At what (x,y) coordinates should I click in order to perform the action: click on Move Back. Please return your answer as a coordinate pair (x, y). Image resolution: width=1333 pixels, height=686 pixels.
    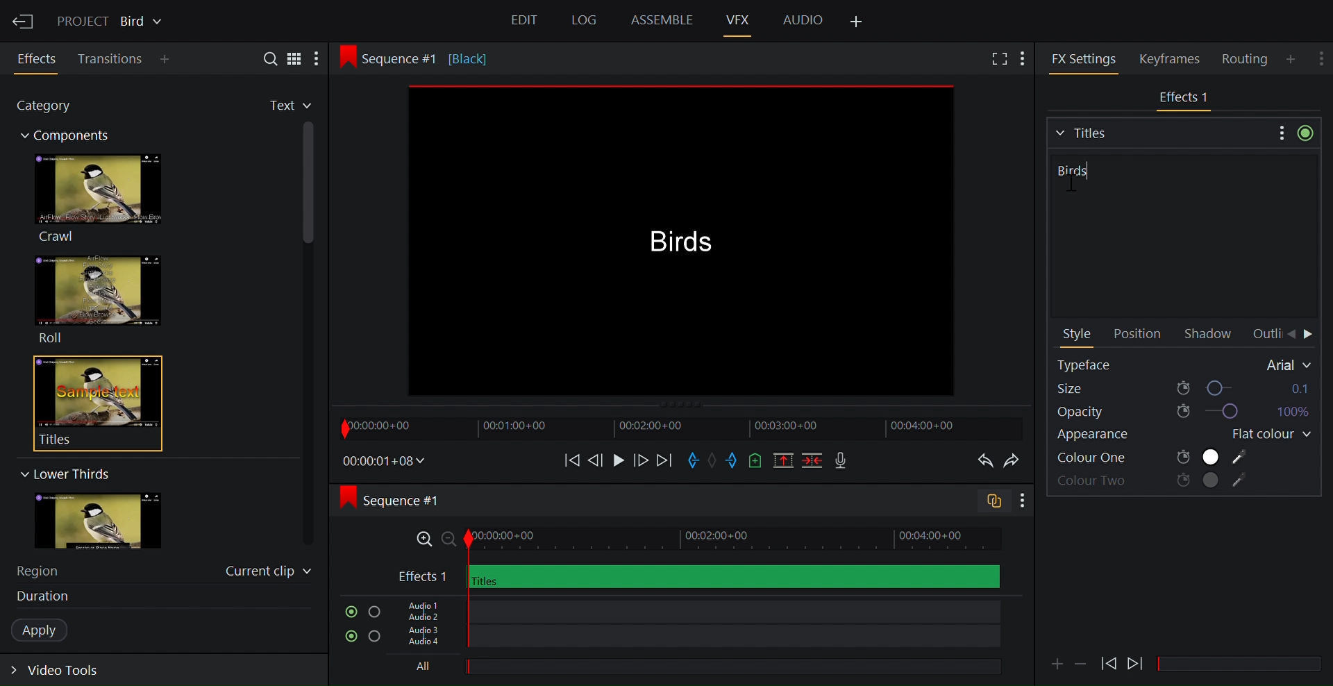
    Looking at the image, I should click on (1291, 335).